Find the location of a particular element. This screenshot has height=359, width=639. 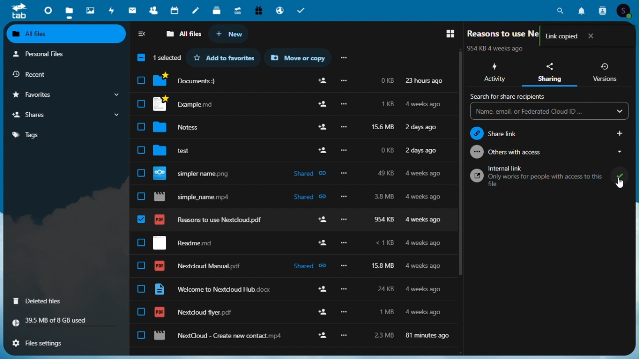

 add user is located at coordinates (323, 336).